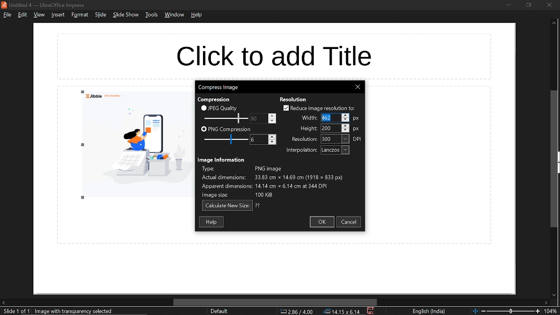 The height and width of the screenshot is (315, 560). What do you see at coordinates (345, 115) in the screenshot?
I see `increase width` at bounding box center [345, 115].